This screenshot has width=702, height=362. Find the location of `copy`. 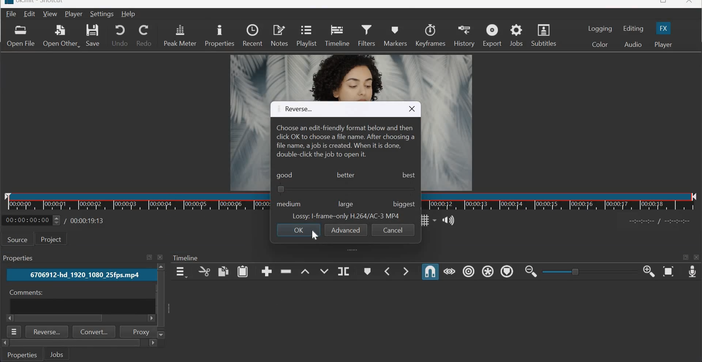

copy is located at coordinates (223, 271).